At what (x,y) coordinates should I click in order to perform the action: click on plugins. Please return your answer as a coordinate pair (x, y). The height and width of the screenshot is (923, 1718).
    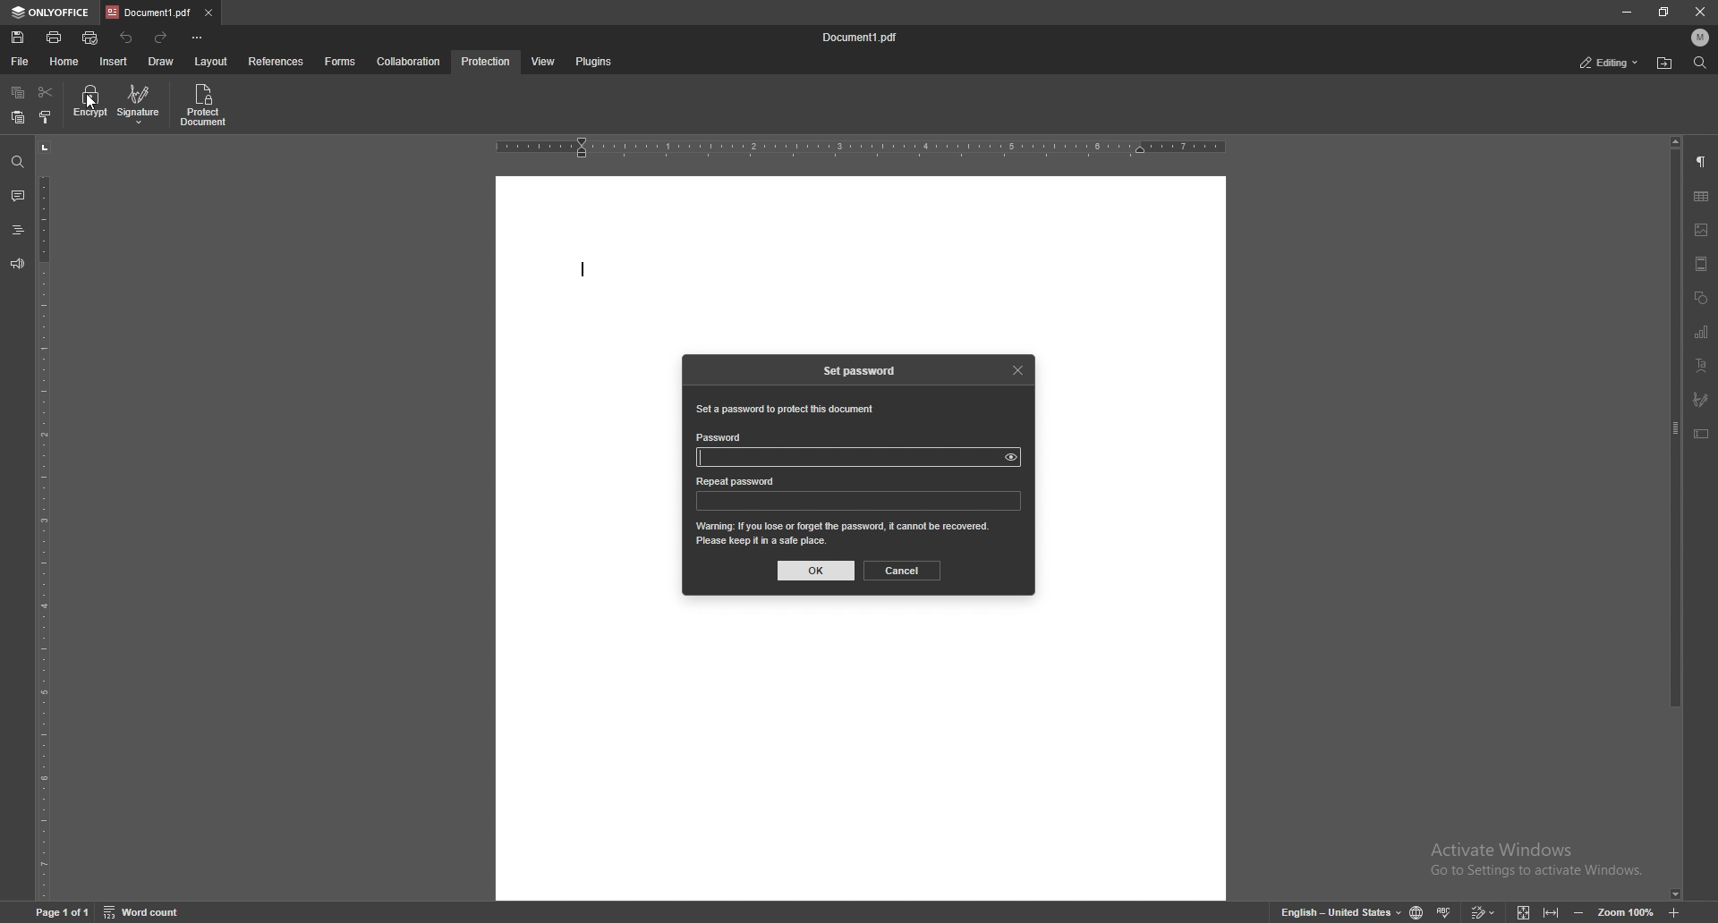
    Looking at the image, I should click on (596, 62).